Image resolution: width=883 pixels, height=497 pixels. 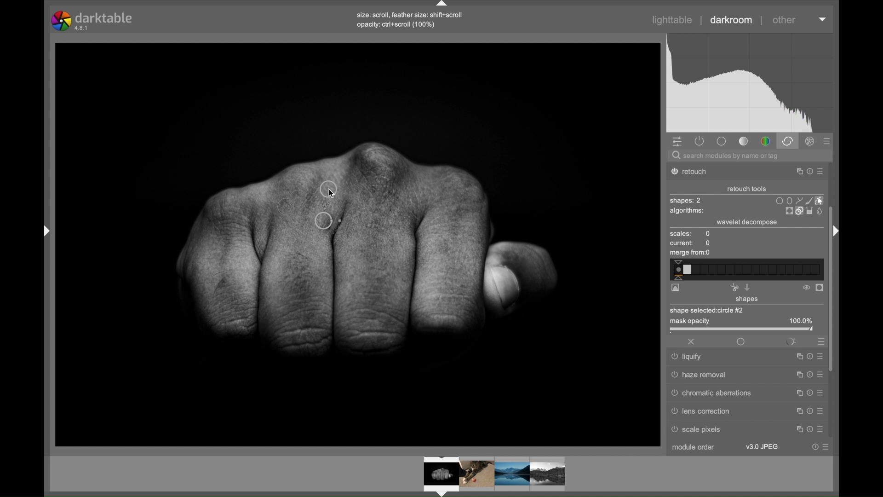 I want to click on off, so click(x=692, y=341).